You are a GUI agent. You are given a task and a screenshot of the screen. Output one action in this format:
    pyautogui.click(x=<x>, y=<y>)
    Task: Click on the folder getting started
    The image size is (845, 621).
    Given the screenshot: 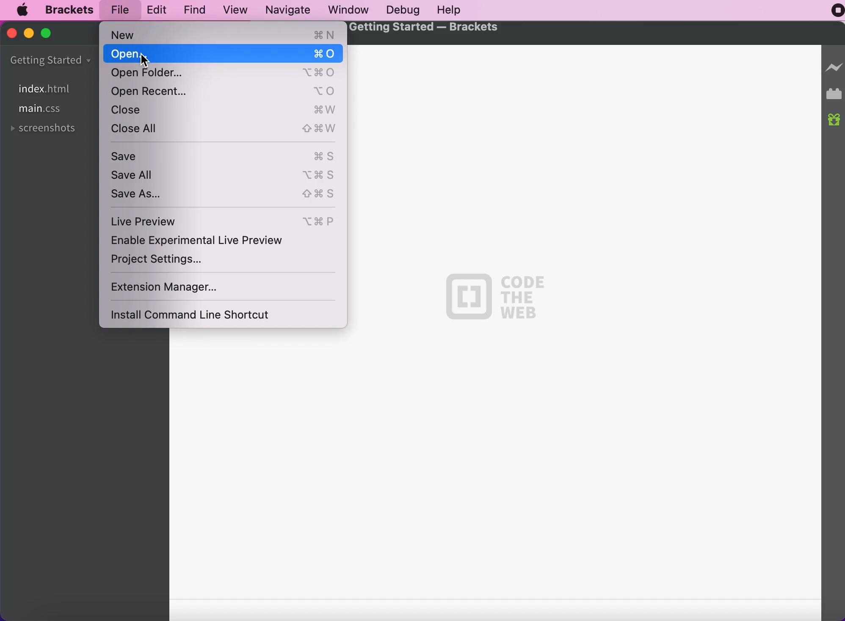 What is the action you would take?
    pyautogui.click(x=53, y=60)
    